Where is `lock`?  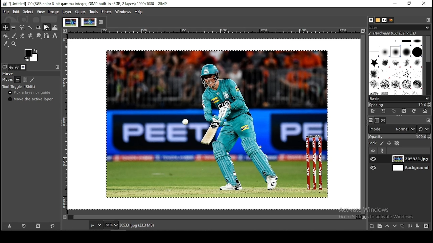 lock is located at coordinates (371, 144).